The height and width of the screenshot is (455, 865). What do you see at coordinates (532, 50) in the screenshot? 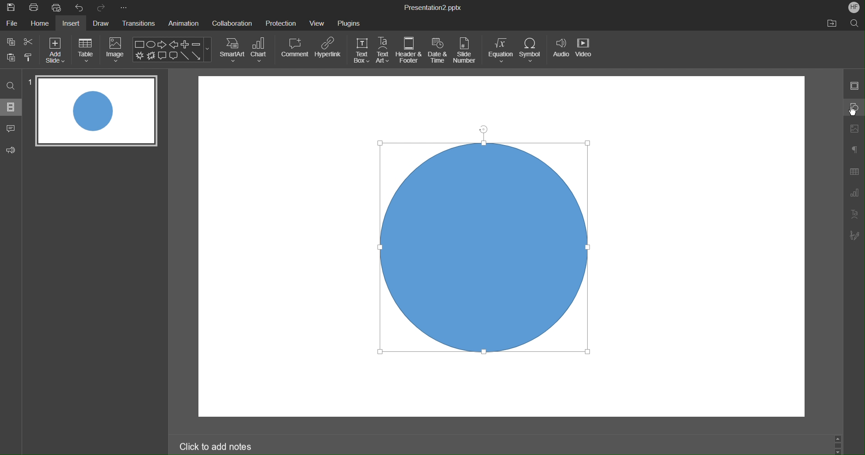
I see `Symbol` at bounding box center [532, 50].